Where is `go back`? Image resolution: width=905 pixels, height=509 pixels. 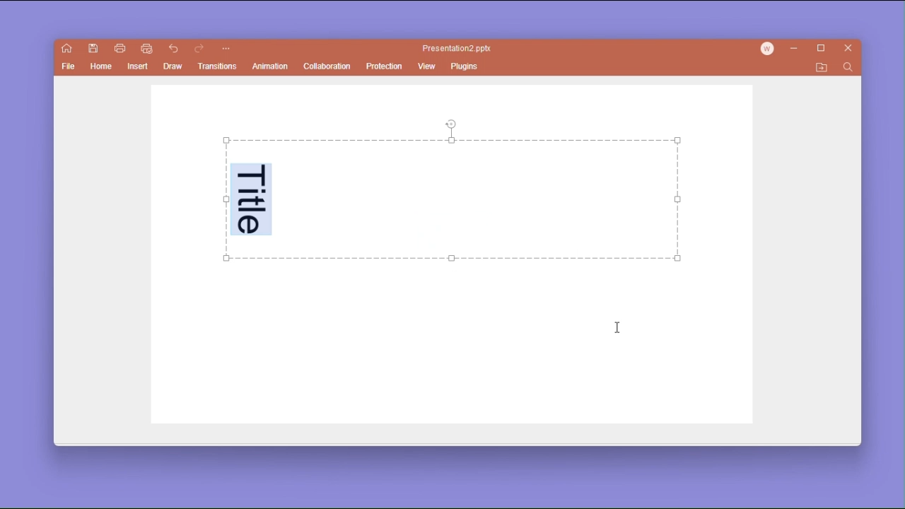
go back is located at coordinates (174, 49).